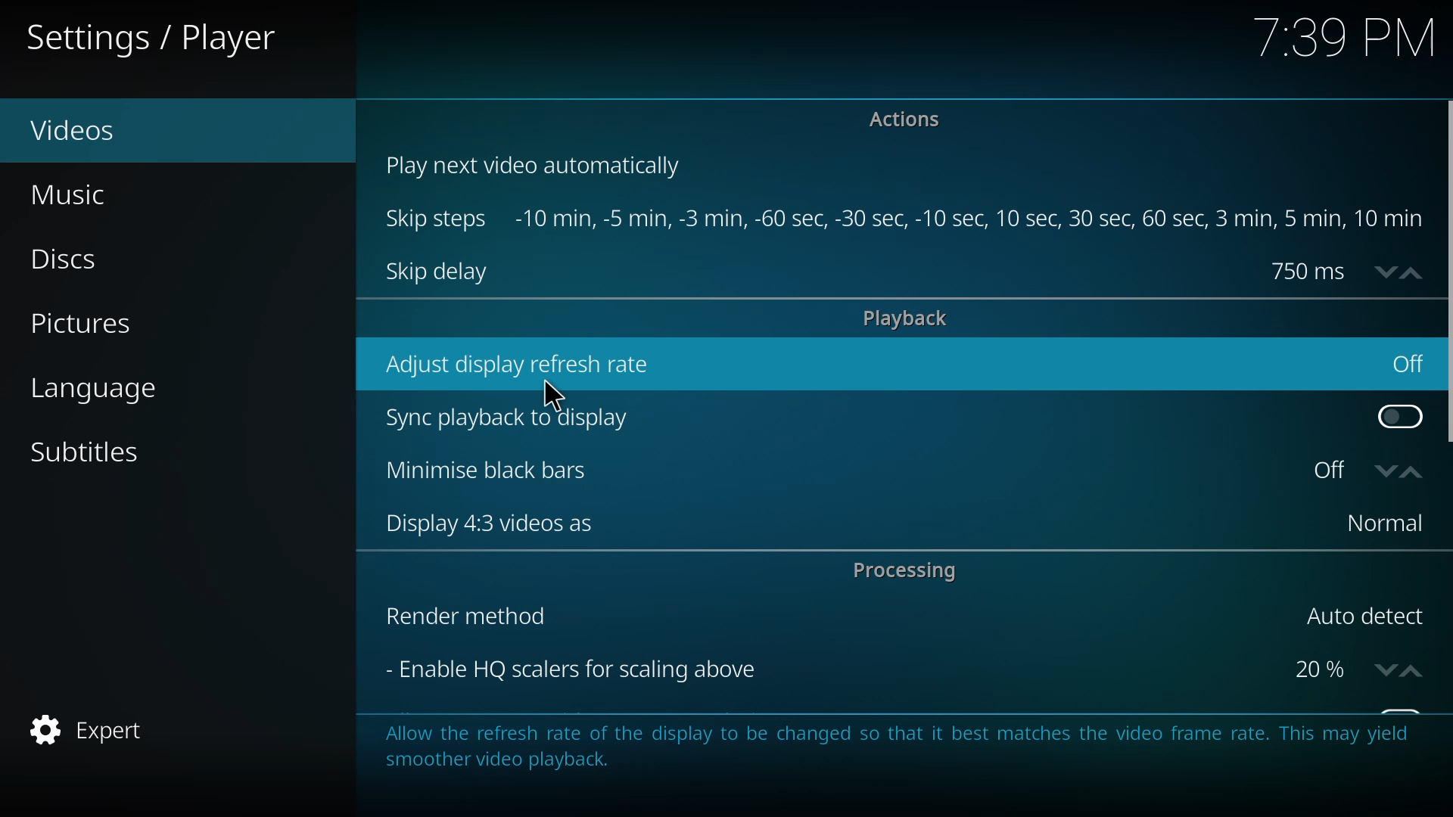 The height and width of the screenshot is (817, 1453). Describe the element at coordinates (93, 732) in the screenshot. I see `expert` at that location.